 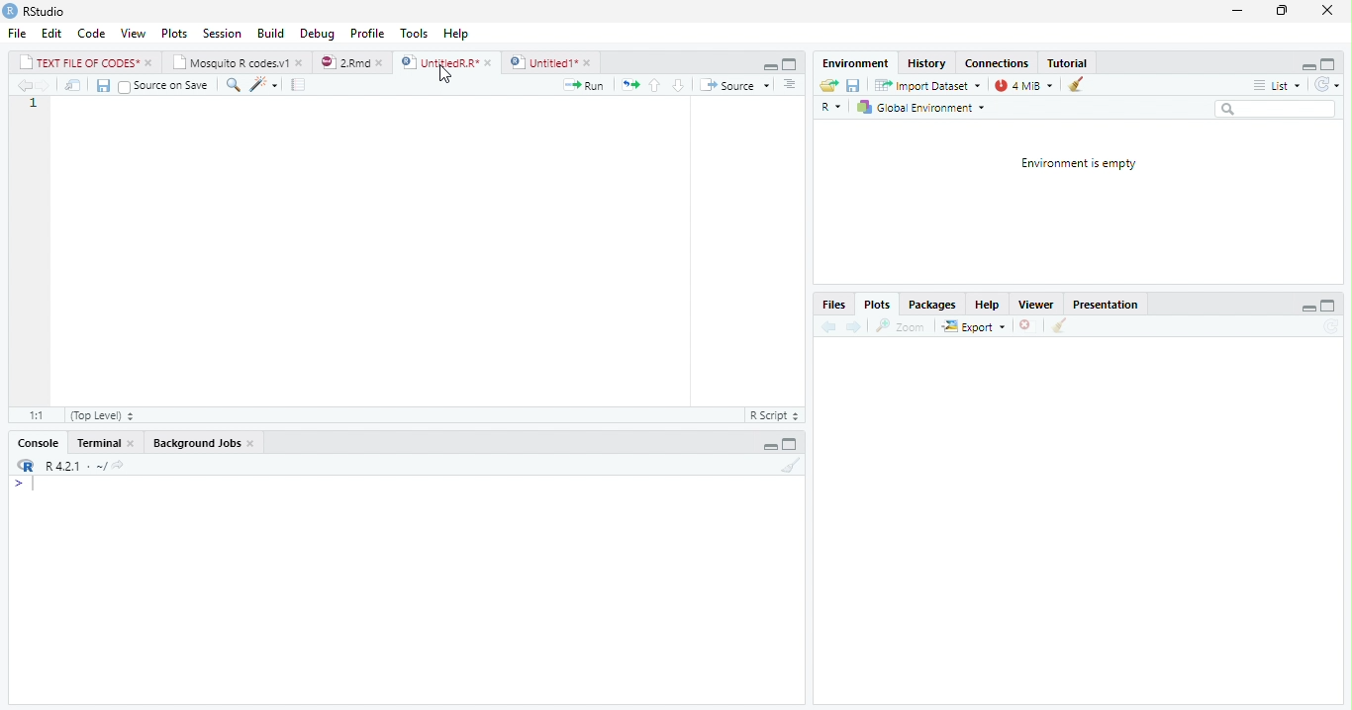 I want to click on Environment, so click(x=855, y=63).